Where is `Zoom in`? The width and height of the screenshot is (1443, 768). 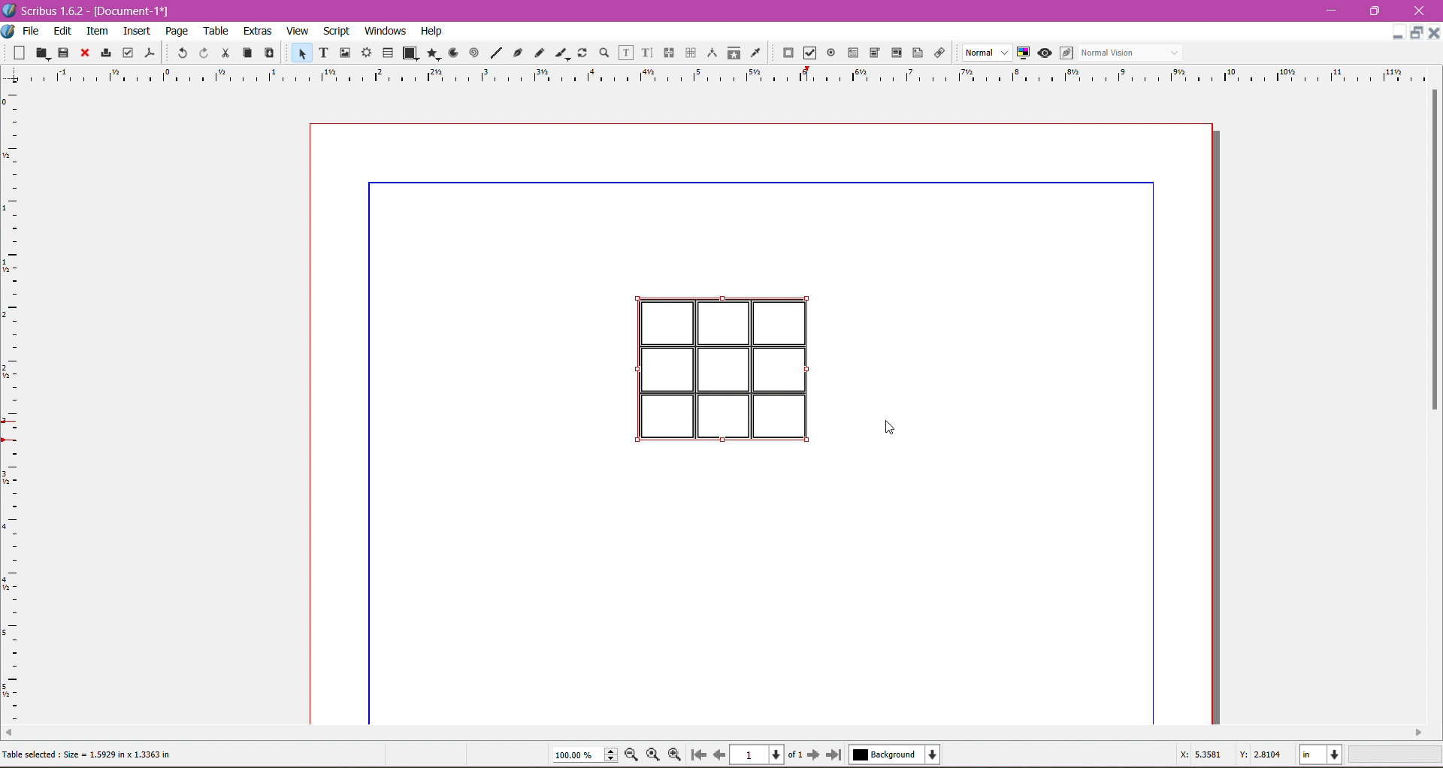 Zoom in is located at coordinates (676, 754).